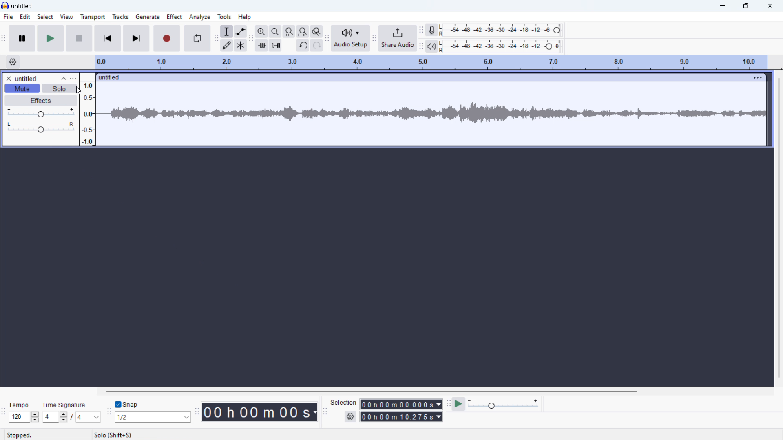 The image size is (783, 440). Describe the element at coordinates (22, 38) in the screenshot. I see `pause` at that location.